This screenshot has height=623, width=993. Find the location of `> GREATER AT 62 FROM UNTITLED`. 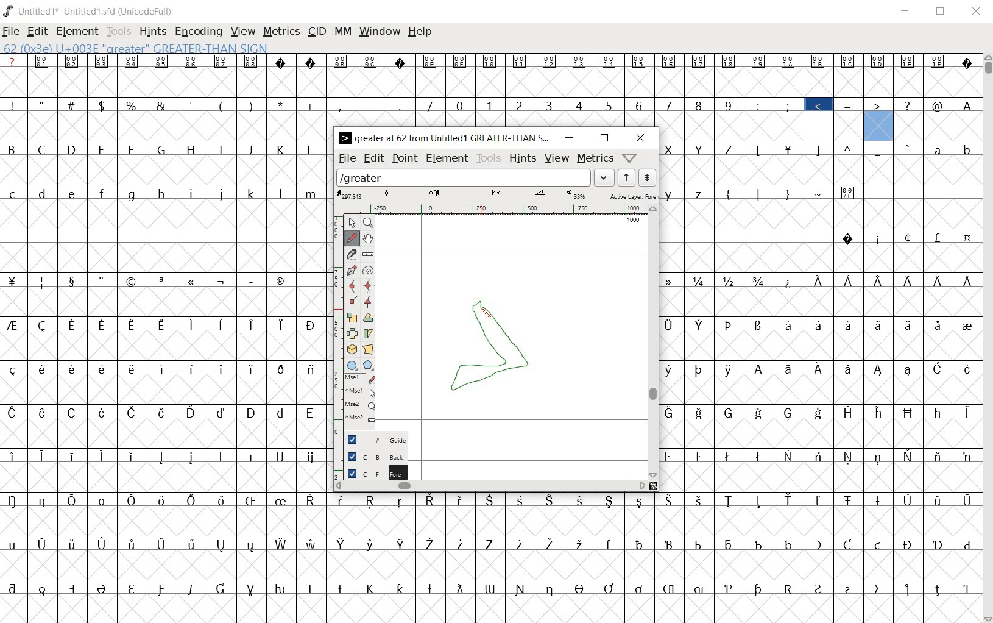

> GREATER AT 62 FROM UNTITLED is located at coordinates (444, 138).